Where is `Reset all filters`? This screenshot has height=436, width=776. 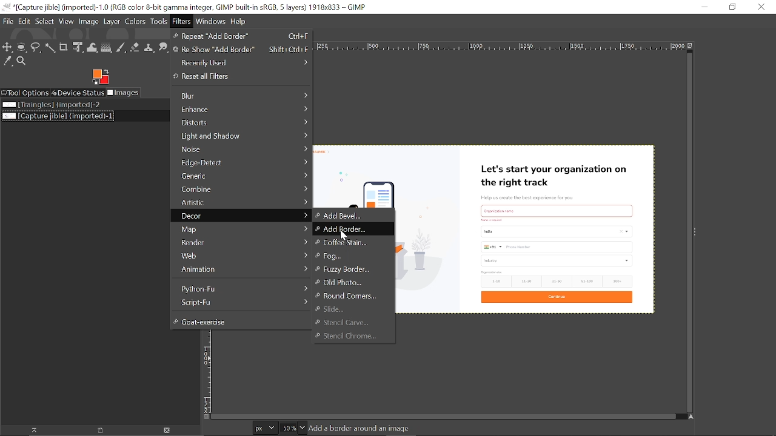
Reset all filters is located at coordinates (238, 77).